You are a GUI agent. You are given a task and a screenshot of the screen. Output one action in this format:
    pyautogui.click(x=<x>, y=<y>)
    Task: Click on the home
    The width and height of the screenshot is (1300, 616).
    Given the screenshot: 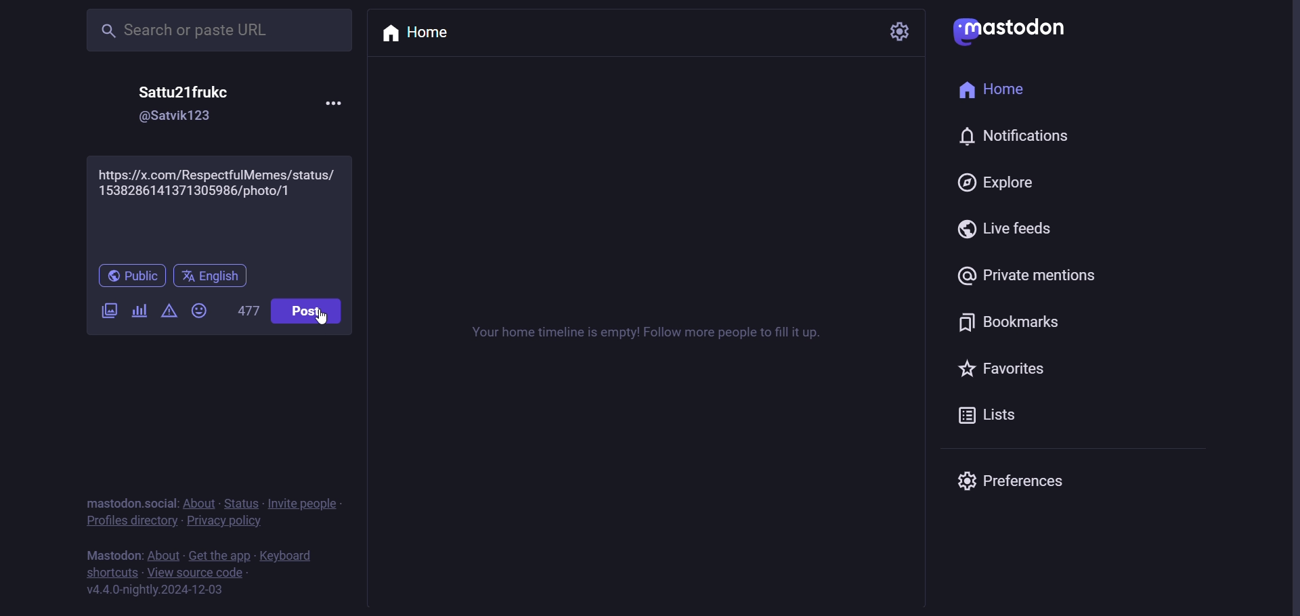 What is the action you would take?
    pyautogui.click(x=418, y=36)
    